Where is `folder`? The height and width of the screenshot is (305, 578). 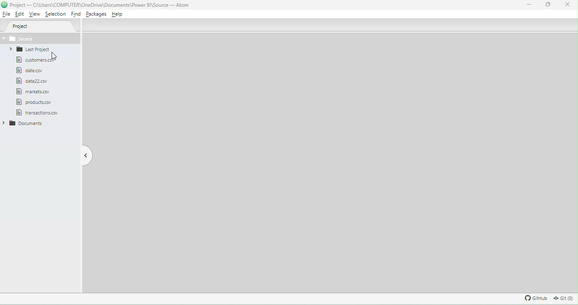
folder is located at coordinates (28, 125).